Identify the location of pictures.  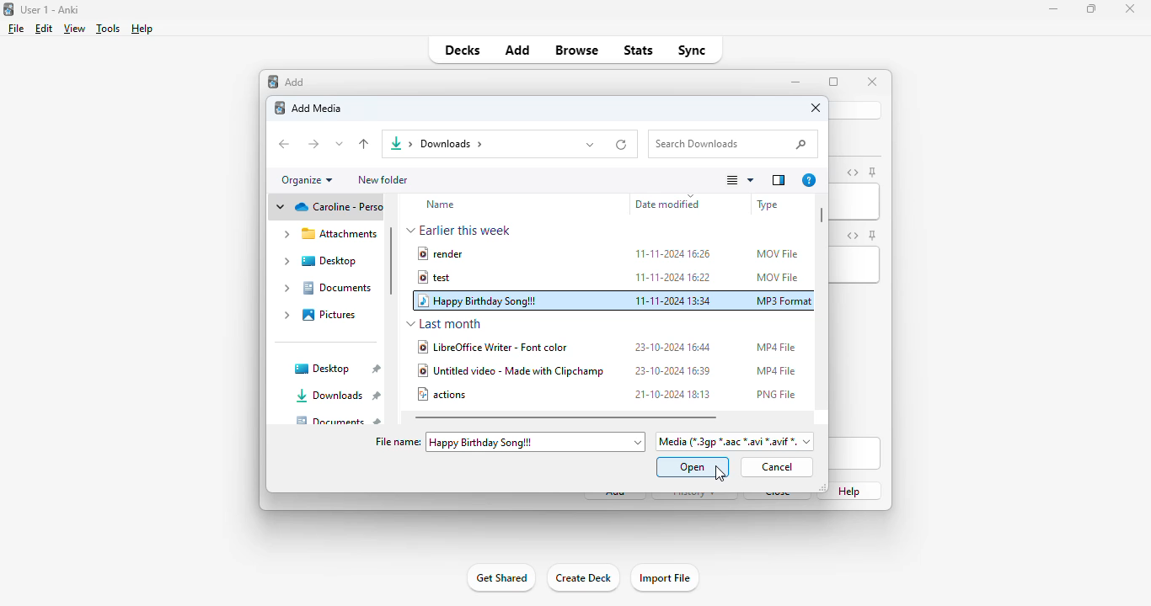
(319, 315).